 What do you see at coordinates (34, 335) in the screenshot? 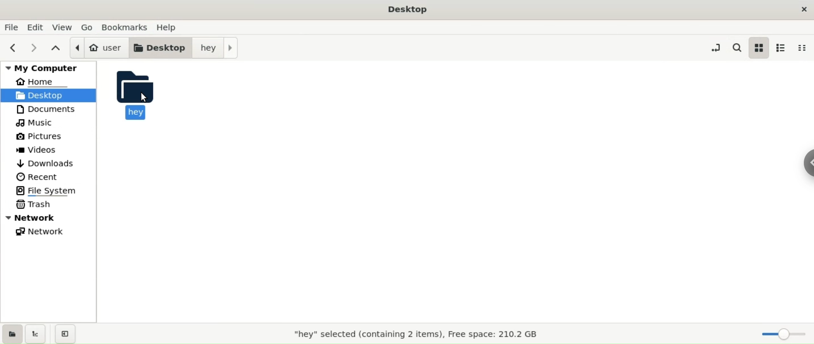
I see `show treeview` at bounding box center [34, 335].